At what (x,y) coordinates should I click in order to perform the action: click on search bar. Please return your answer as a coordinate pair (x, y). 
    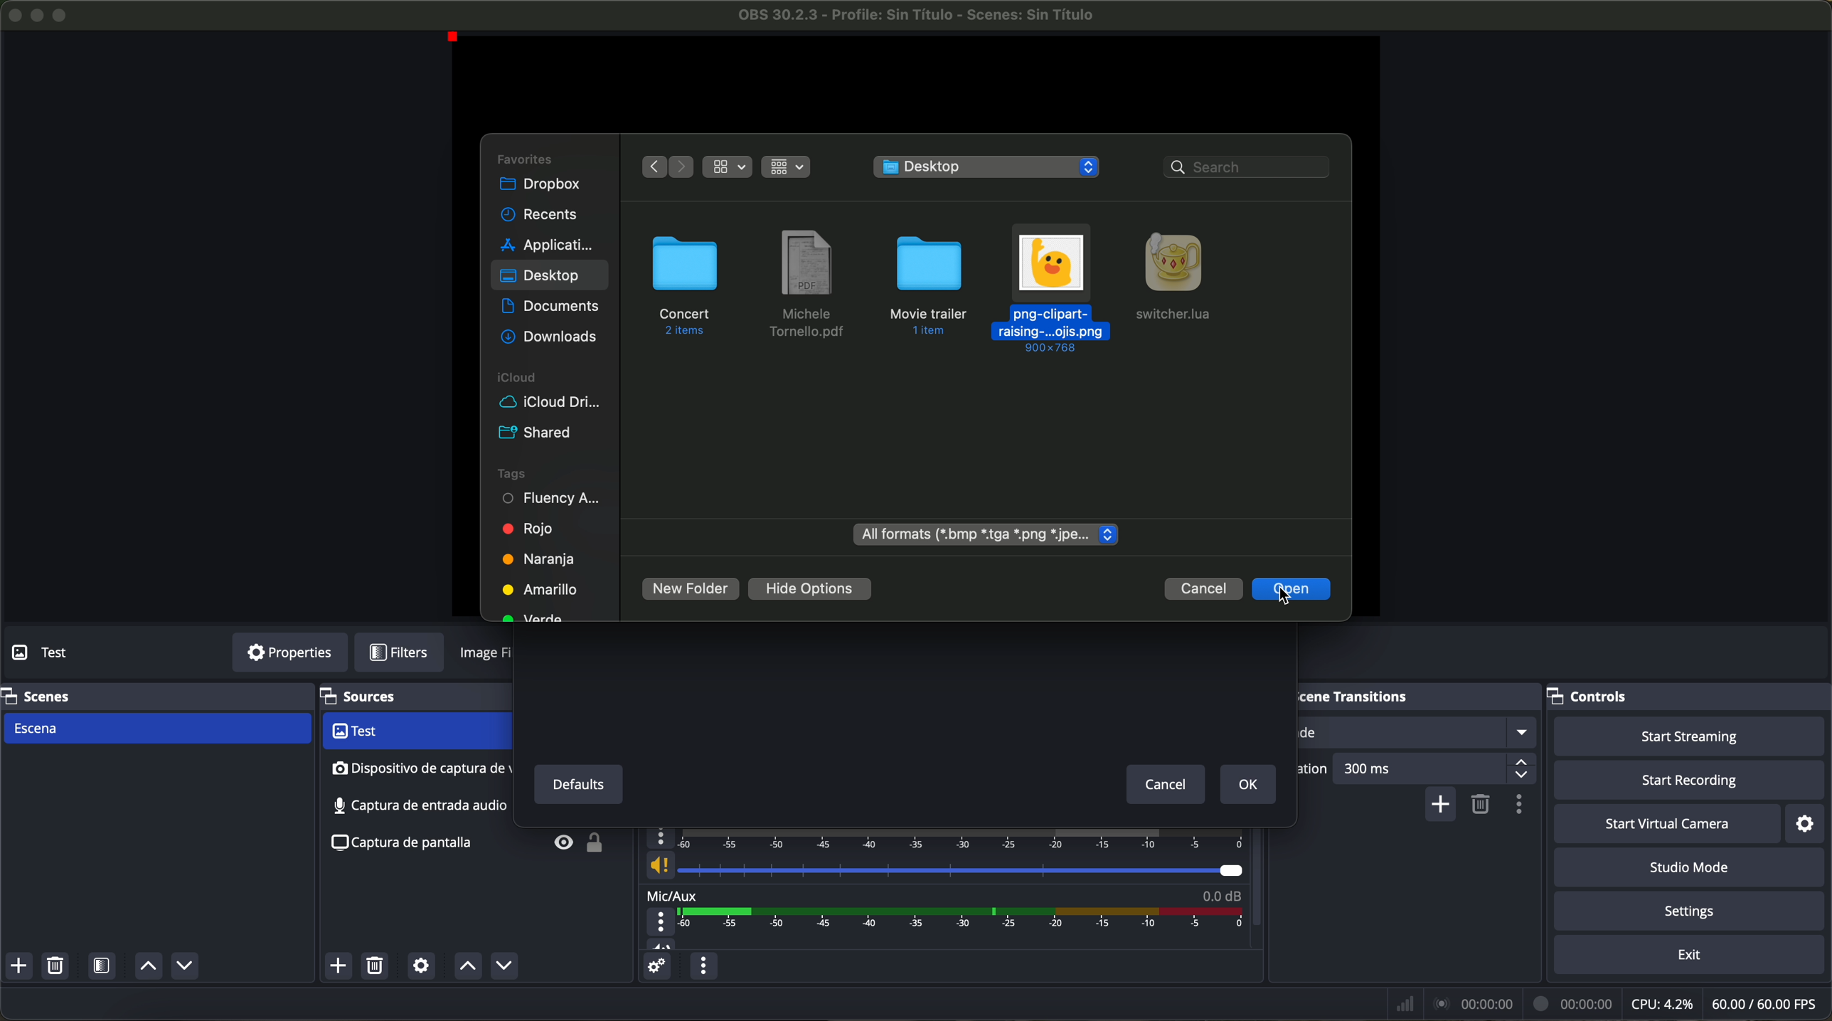
    Looking at the image, I should click on (1249, 166).